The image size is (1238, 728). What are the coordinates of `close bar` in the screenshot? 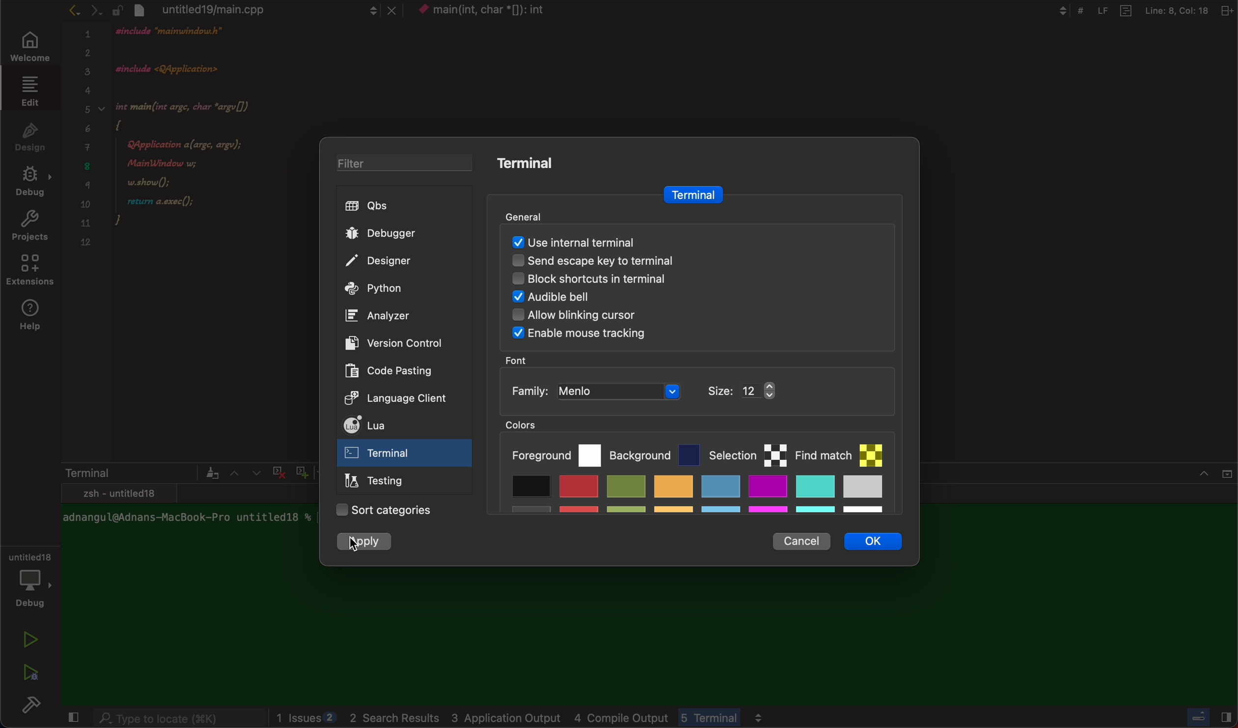 It's located at (1204, 715).